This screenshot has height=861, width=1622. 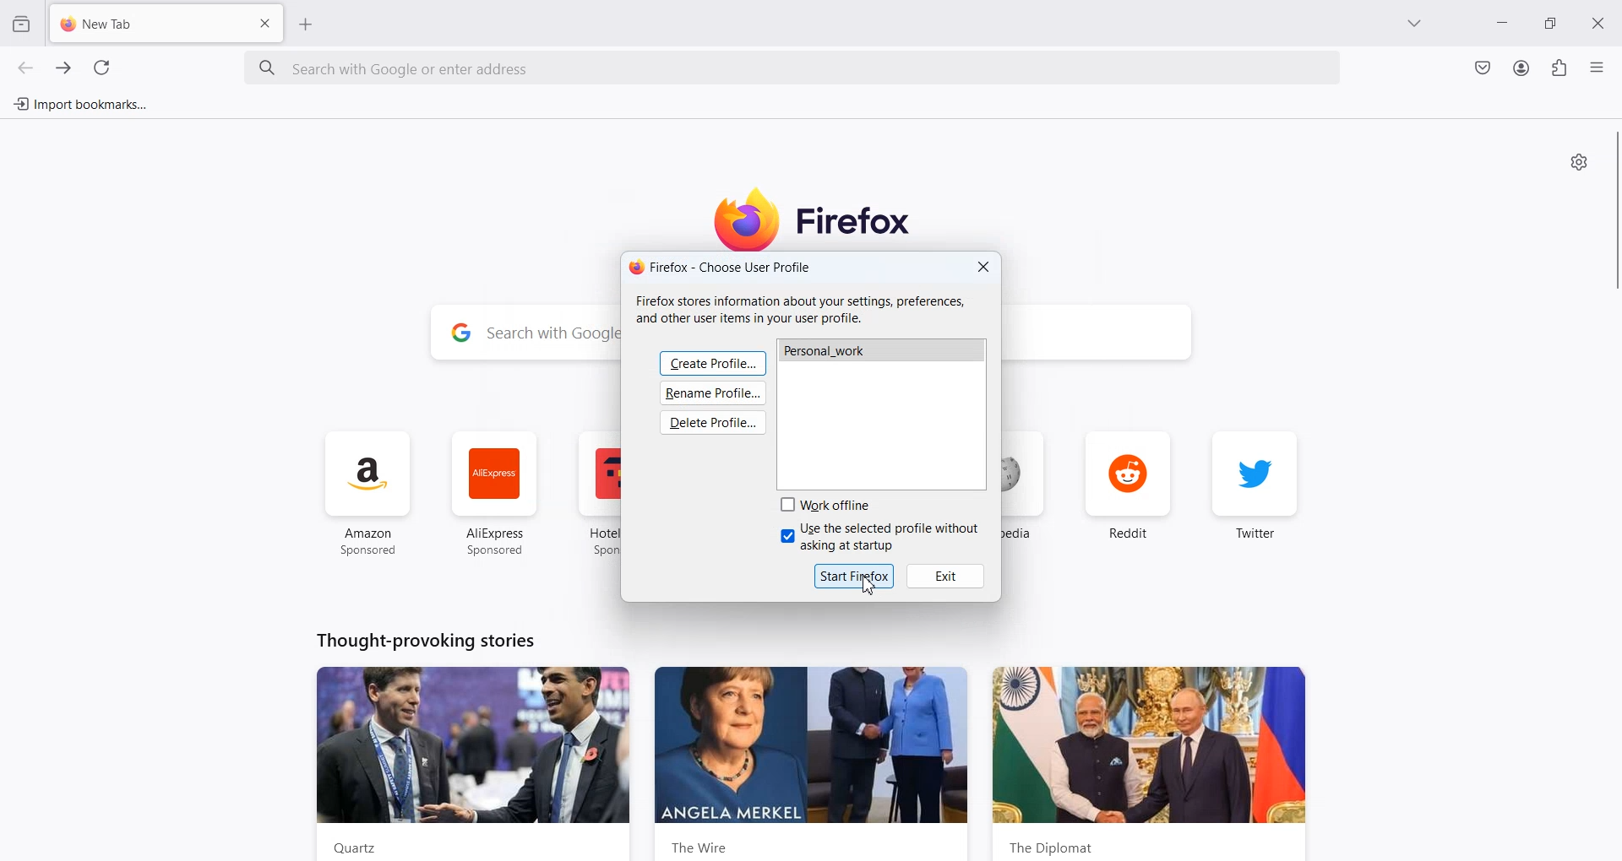 What do you see at coordinates (494, 494) in the screenshot?
I see `AliExpress Sponsored` at bounding box center [494, 494].